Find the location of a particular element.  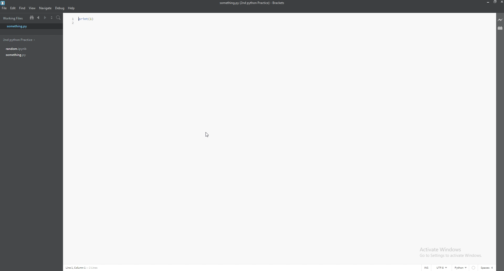

search is located at coordinates (58, 18).